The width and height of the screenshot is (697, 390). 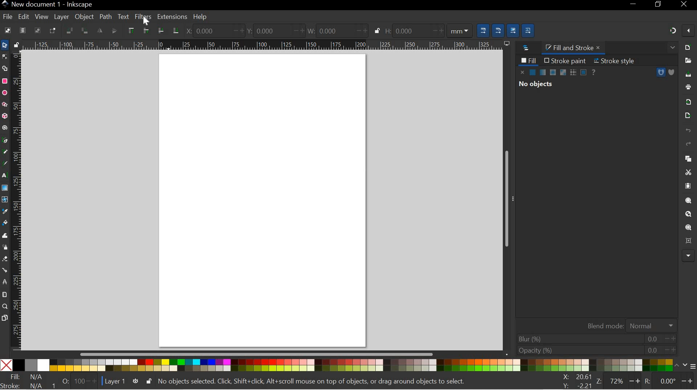 What do you see at coordinates (47, 4) in the screenshot?
I see `FILE NAME` at bounding box center [47, 4].